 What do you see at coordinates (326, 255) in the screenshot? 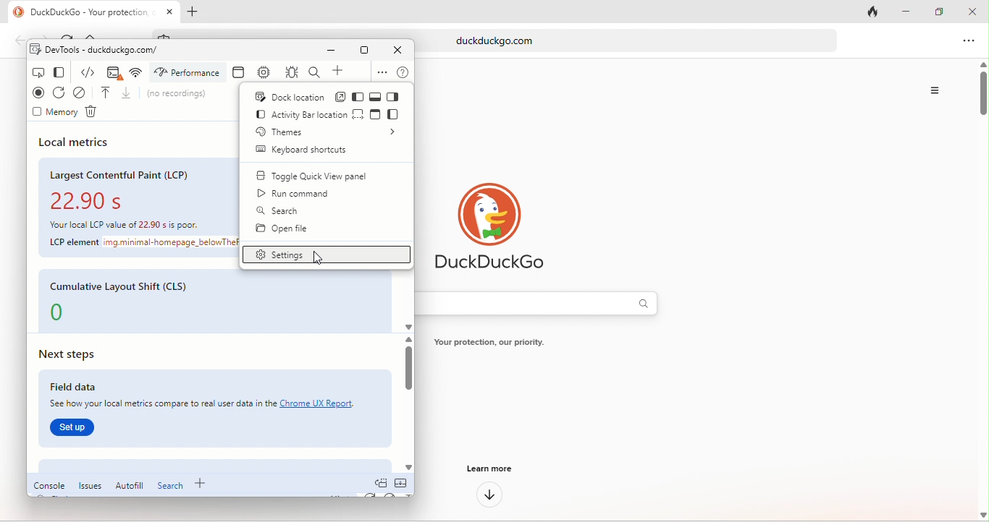
I see `settings` at bounding box center [326, 255].